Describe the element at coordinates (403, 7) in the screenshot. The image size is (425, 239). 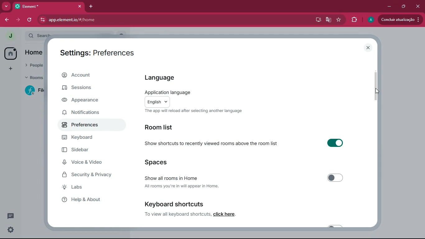
I see `restore down` at that location.